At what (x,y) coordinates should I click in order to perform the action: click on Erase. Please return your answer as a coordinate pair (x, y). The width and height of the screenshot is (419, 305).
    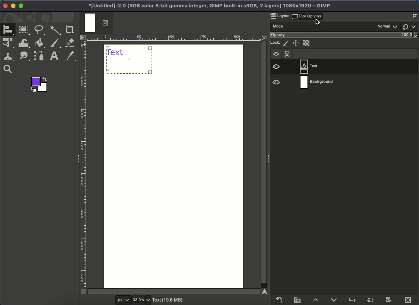
    Looking at the image, I should click on (71, 43).